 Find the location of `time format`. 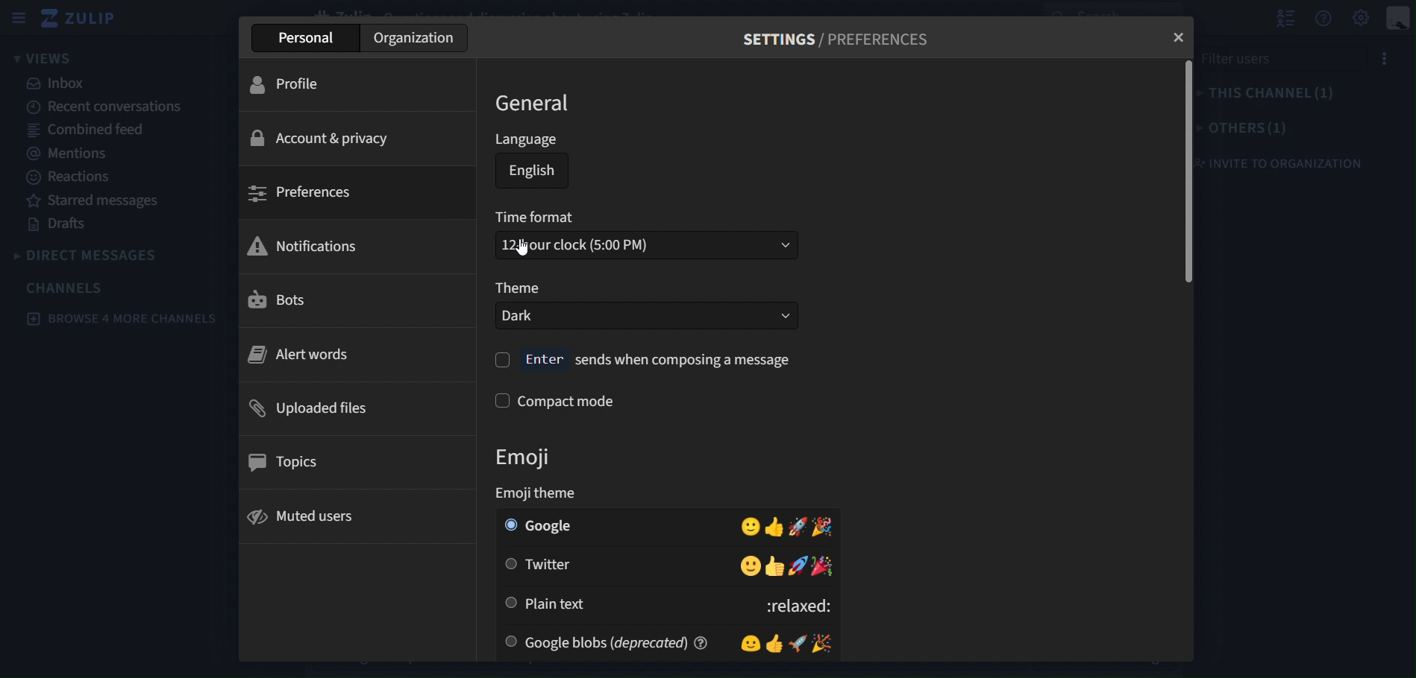

time format is located at coordinates (542, 217).